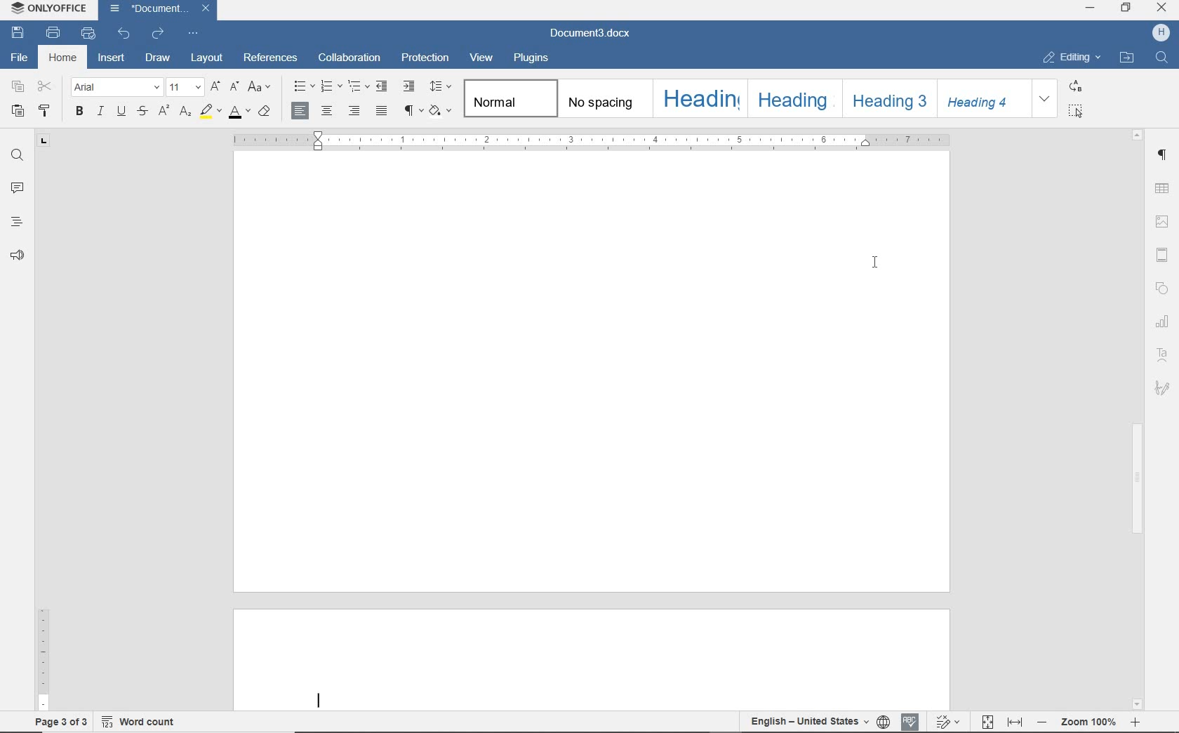 This screenshot has width=1179, height=733. Describe the element at coordinates (1128, 59) in the screenshot. I see `OPEN FILE LOCATION` at that location.